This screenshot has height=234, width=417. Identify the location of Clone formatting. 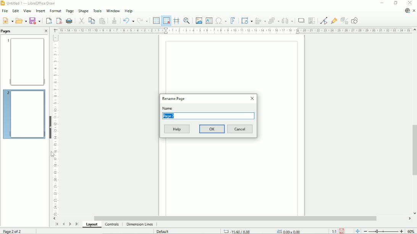
(114, 20).